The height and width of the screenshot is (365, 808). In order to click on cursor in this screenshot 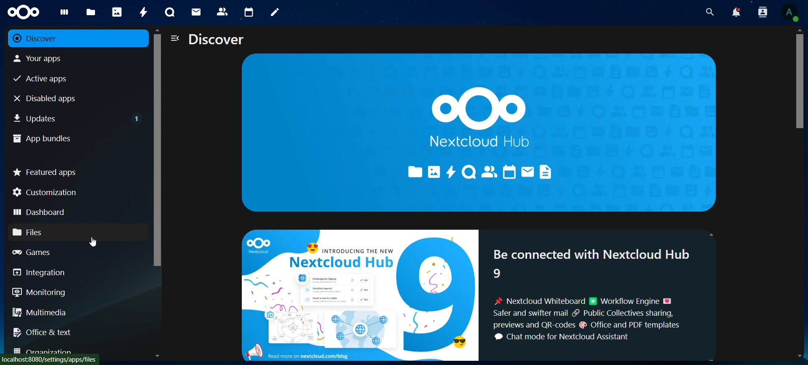, I will do `click(157, 198)`.